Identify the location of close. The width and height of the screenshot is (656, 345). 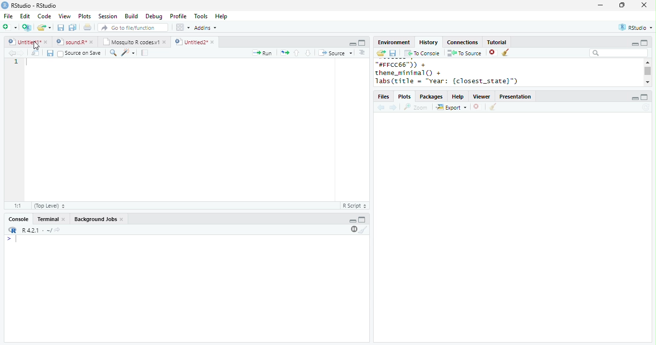
(644, 5).